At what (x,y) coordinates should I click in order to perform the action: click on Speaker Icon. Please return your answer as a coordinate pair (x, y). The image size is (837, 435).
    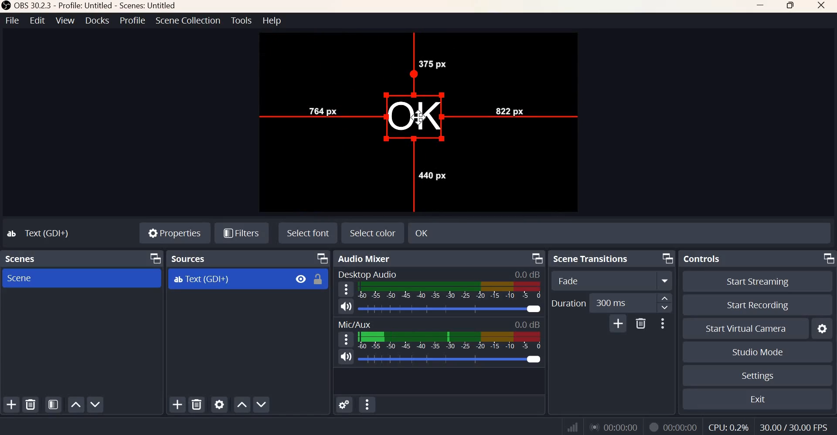
    Looking at the image, I should click on (346, 306).